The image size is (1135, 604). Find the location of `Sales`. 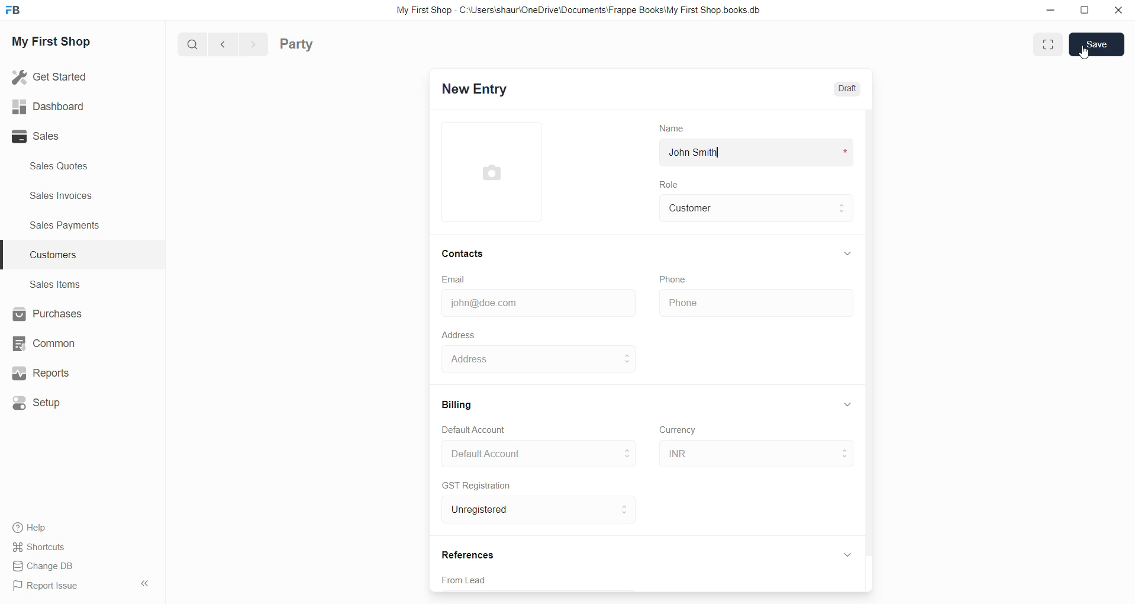

Sales is located at coordinates (50, 137).